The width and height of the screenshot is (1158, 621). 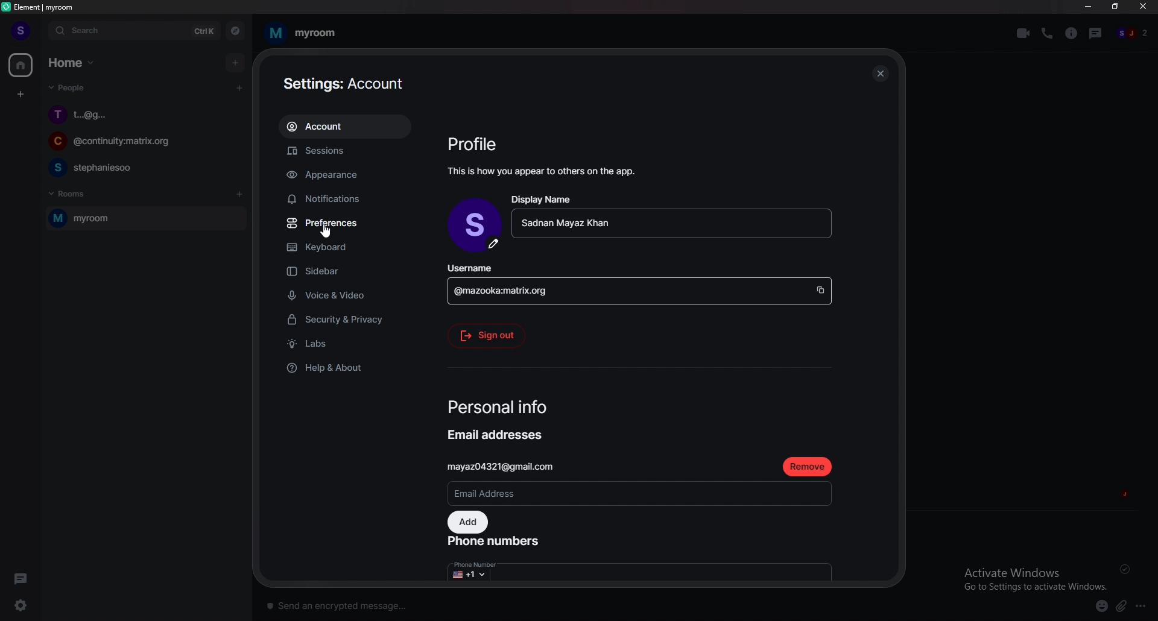 What do you see at coordinates (1097, 33) in the screenshot?
I see `thread` at bounding box center [1097, 33].